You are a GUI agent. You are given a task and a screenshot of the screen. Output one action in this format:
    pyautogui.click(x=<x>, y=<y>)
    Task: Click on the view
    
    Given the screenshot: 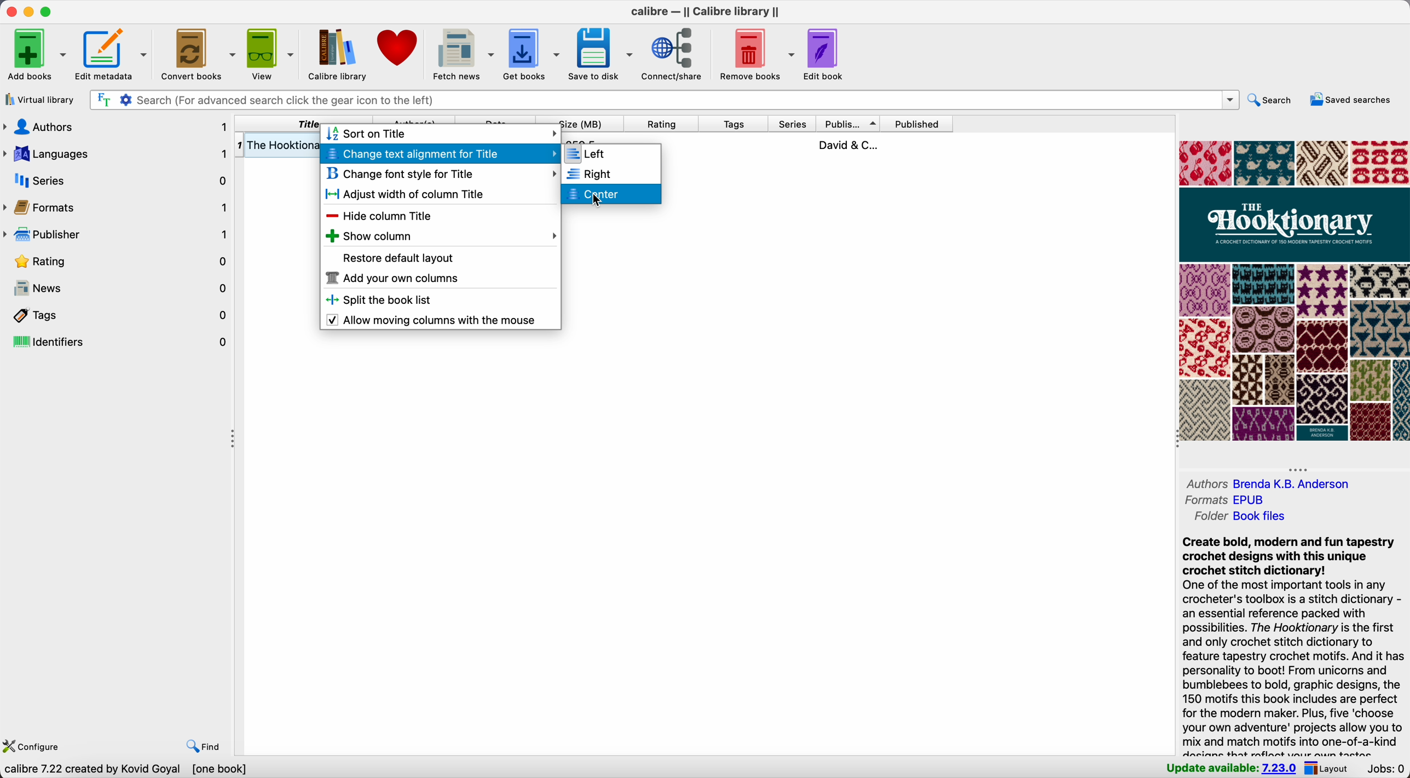 What is the action you would take?
    pyautogui.click(x=269, y=55)
    